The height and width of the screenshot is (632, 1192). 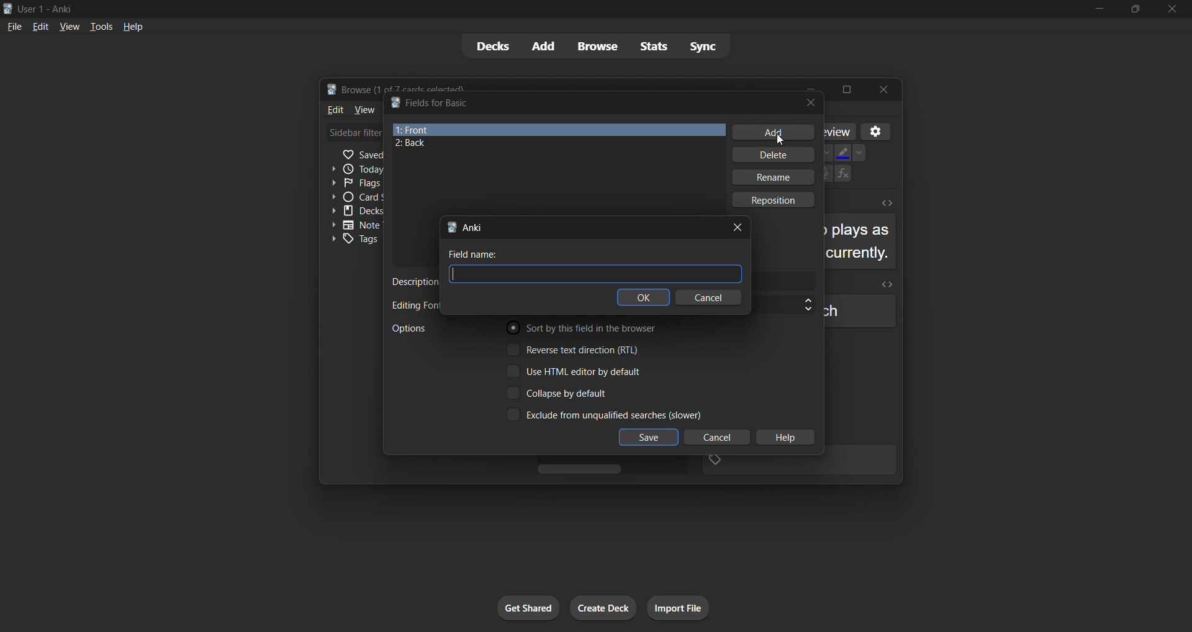 What do you see at coordinates (862, 151) in the screenshot?
I see `Down-arrow` at bounding box center [862, 151].